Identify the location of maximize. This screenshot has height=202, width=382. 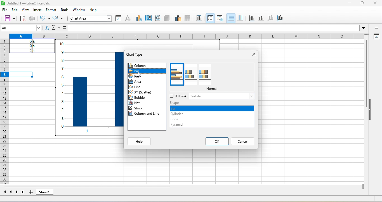
(359, 4).